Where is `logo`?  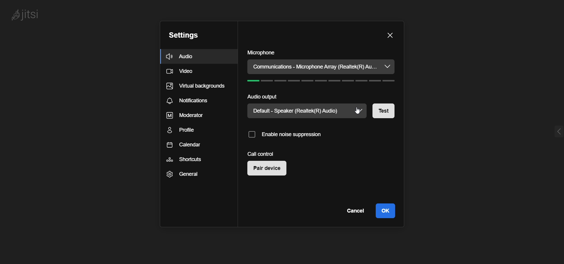 logo is located at coordinates (26, 15).